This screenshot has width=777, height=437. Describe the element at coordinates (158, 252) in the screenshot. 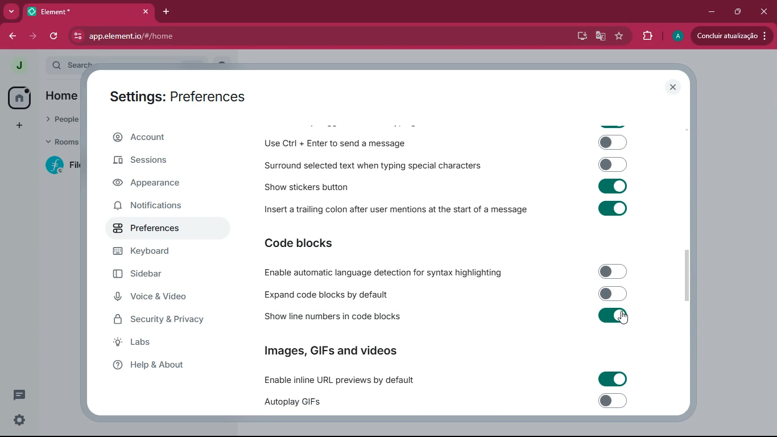

I see `keyboard` at that location.